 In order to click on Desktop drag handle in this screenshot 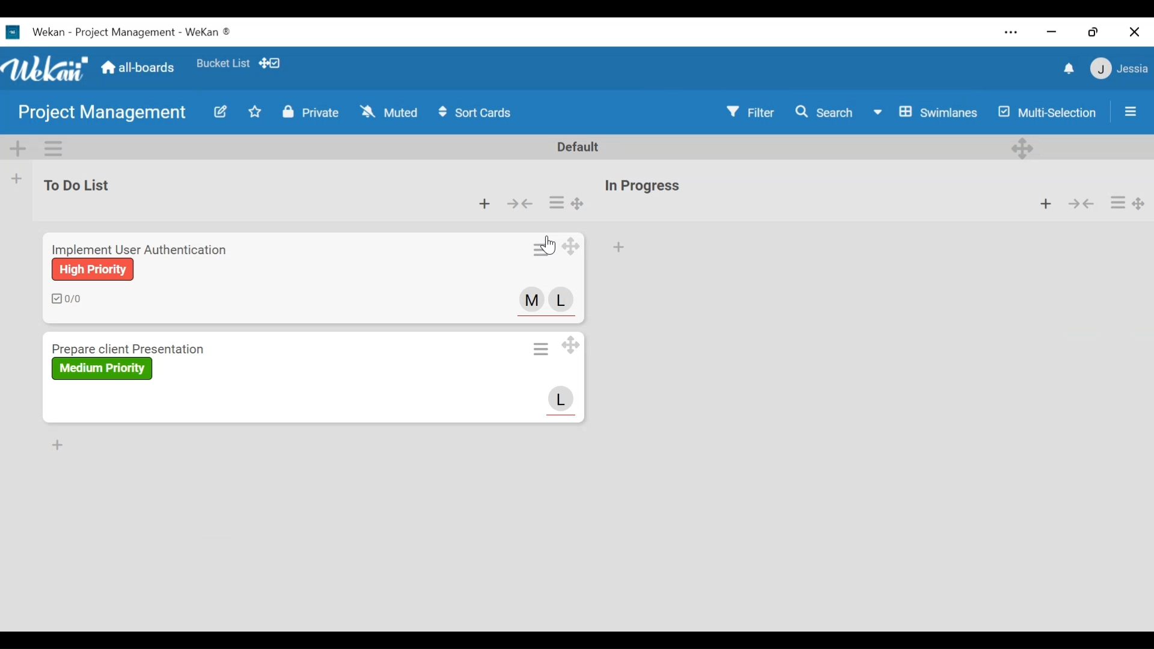, I will do `click(573, 345)`.